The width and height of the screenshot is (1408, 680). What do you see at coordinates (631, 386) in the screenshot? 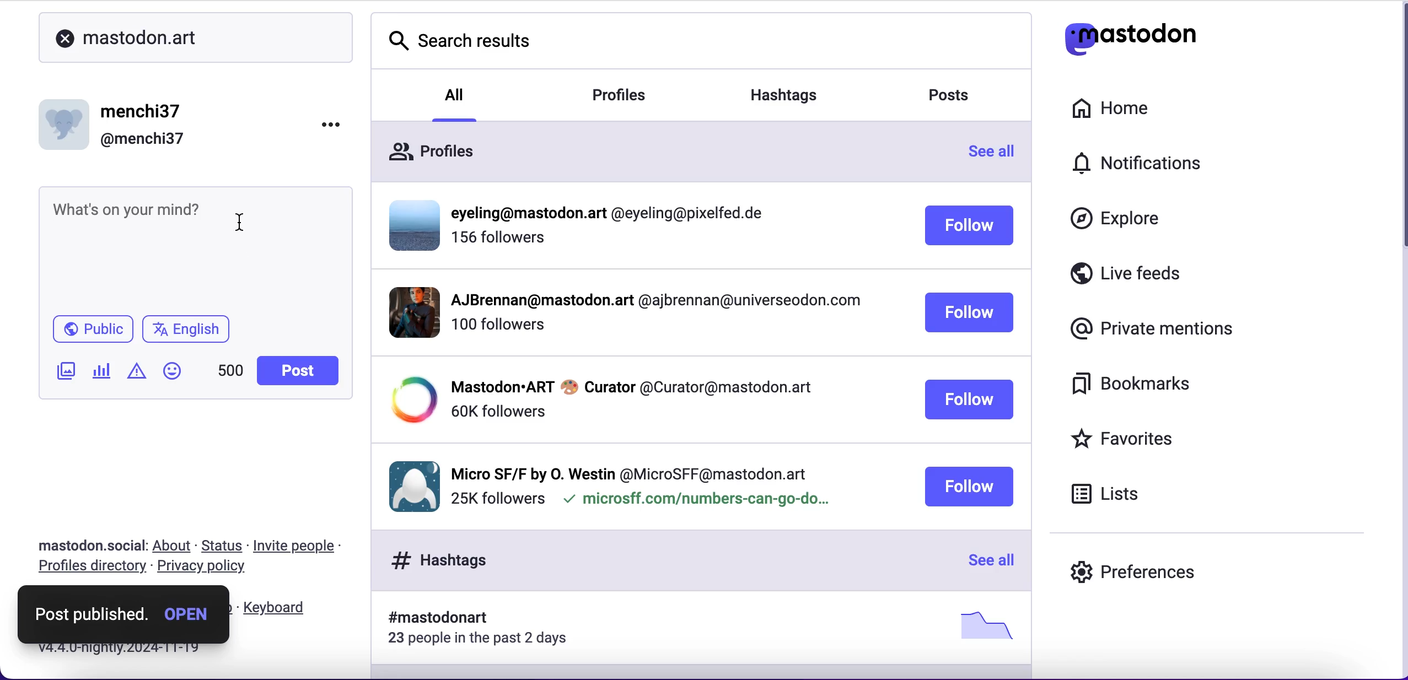
I see `profile` at bounding box center [631, 386].